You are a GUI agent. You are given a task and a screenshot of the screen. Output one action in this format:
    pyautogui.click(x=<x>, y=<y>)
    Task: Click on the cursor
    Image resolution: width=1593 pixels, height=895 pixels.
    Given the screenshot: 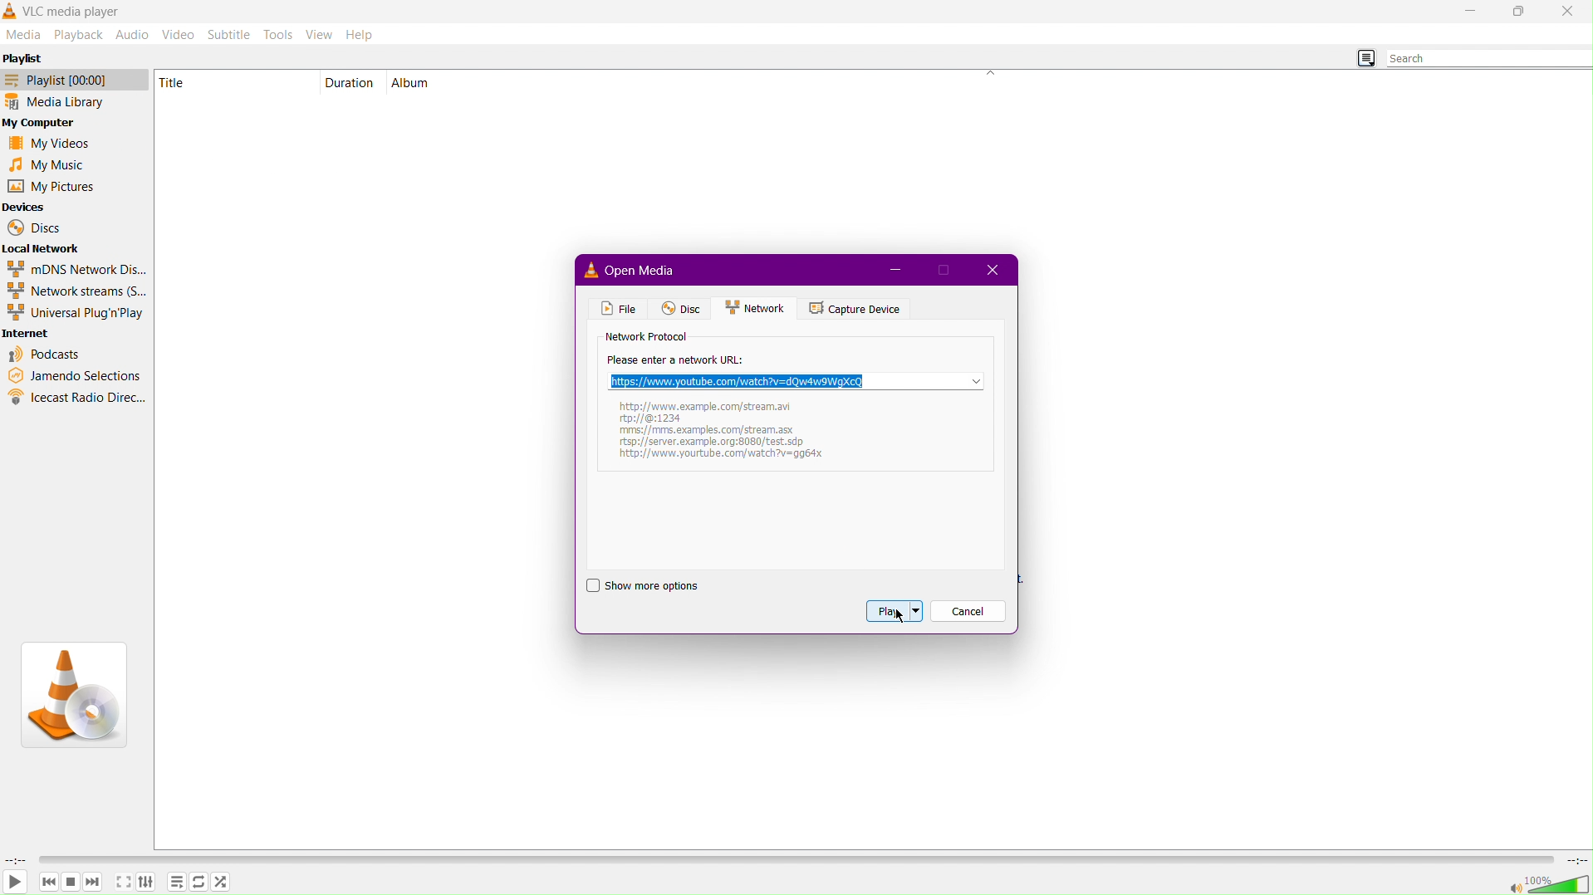 What is the action you would take?
    pyautogui.click(x=902, y=618)
    